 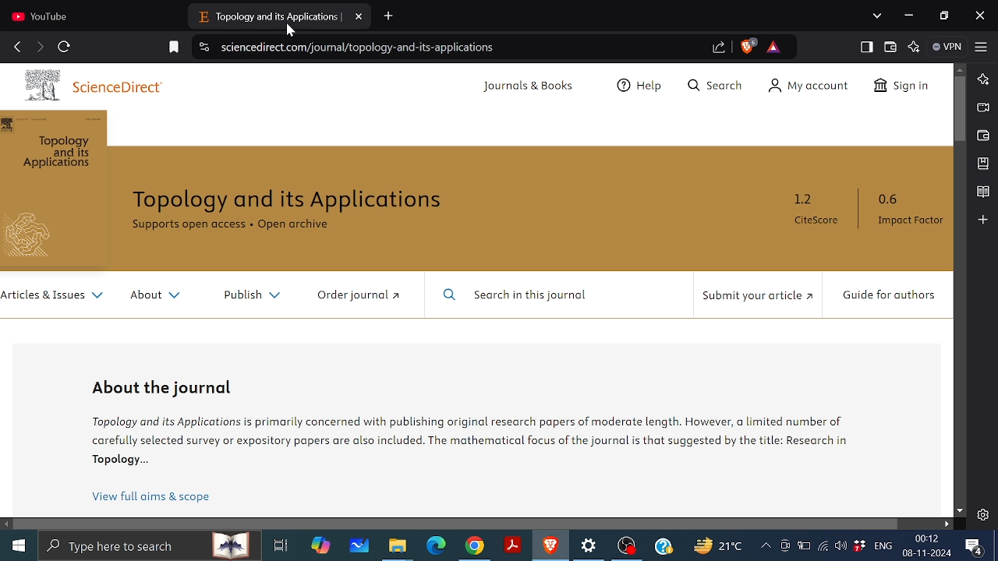 I want to click on Notifications, so click(x=975, y=547).